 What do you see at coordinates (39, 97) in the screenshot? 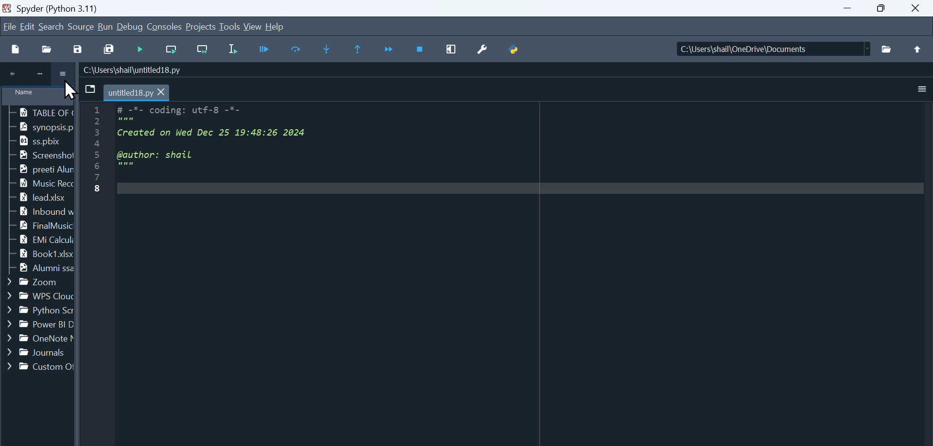
I see `name` at bounding box center [39, 97].